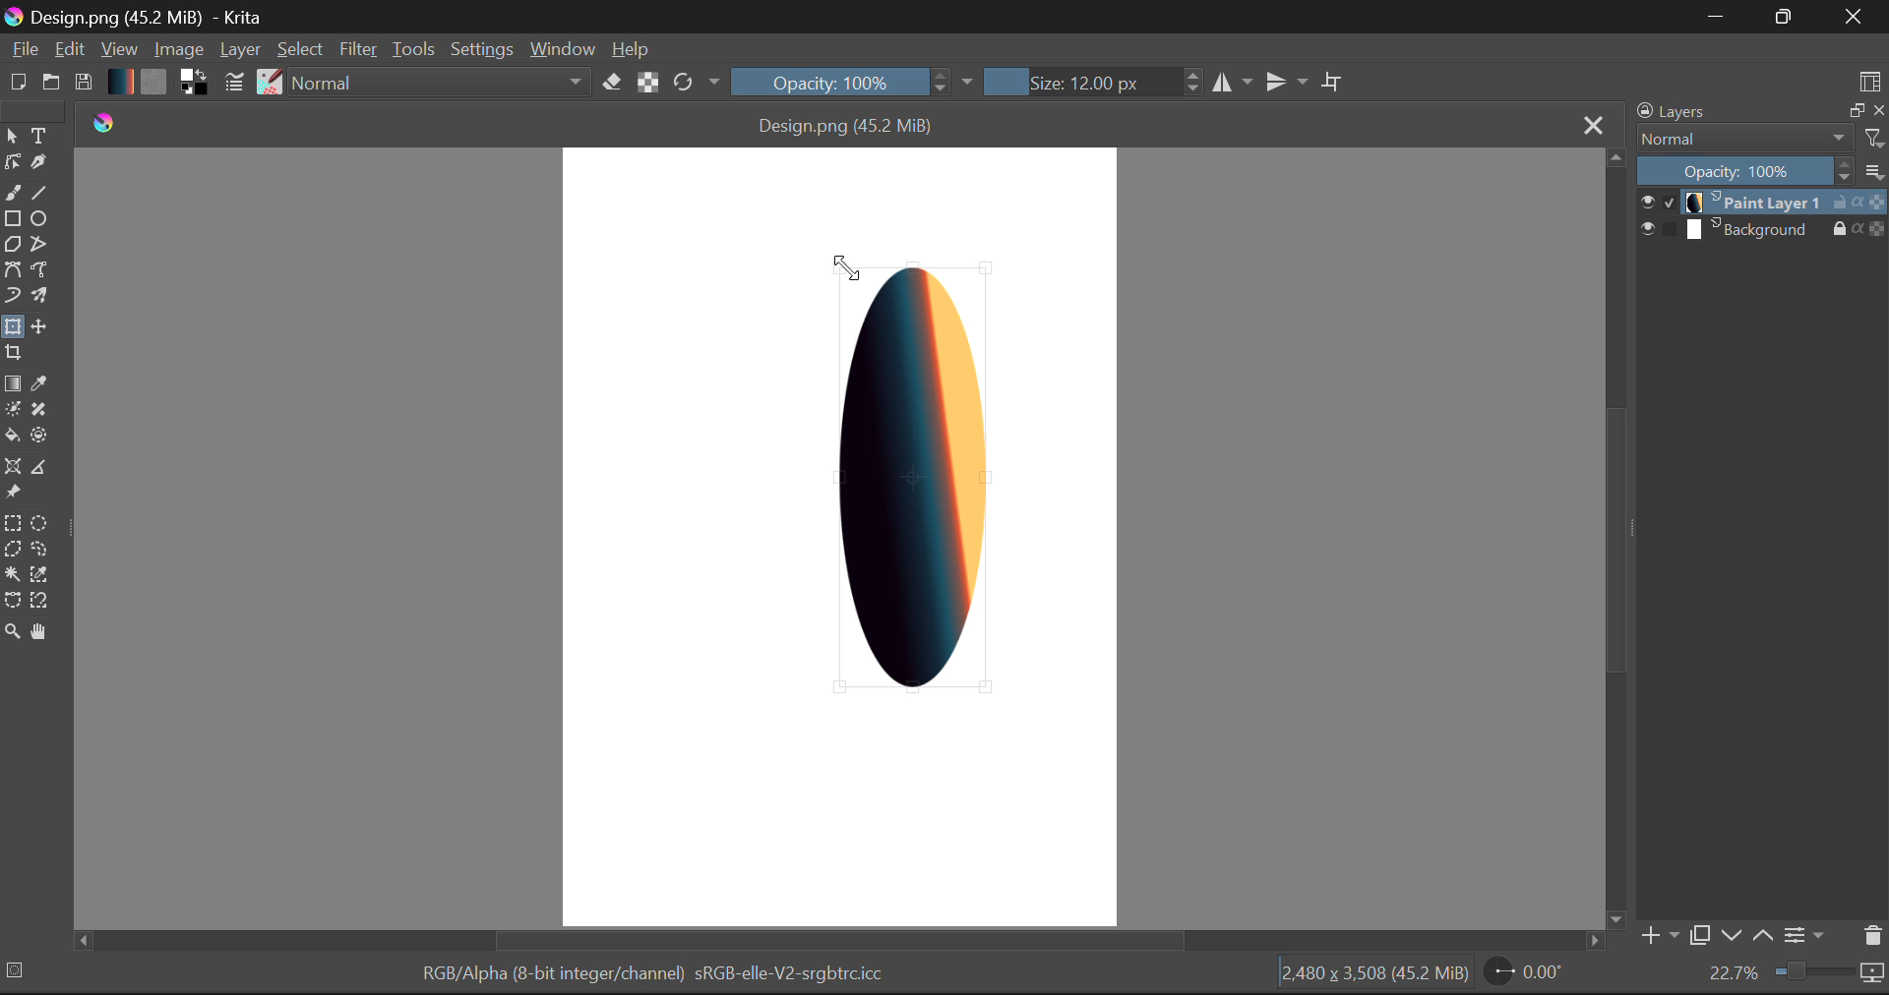  Describe the element at coordinates (854, 82) in the screenshot. I see `Opacity` at that location.